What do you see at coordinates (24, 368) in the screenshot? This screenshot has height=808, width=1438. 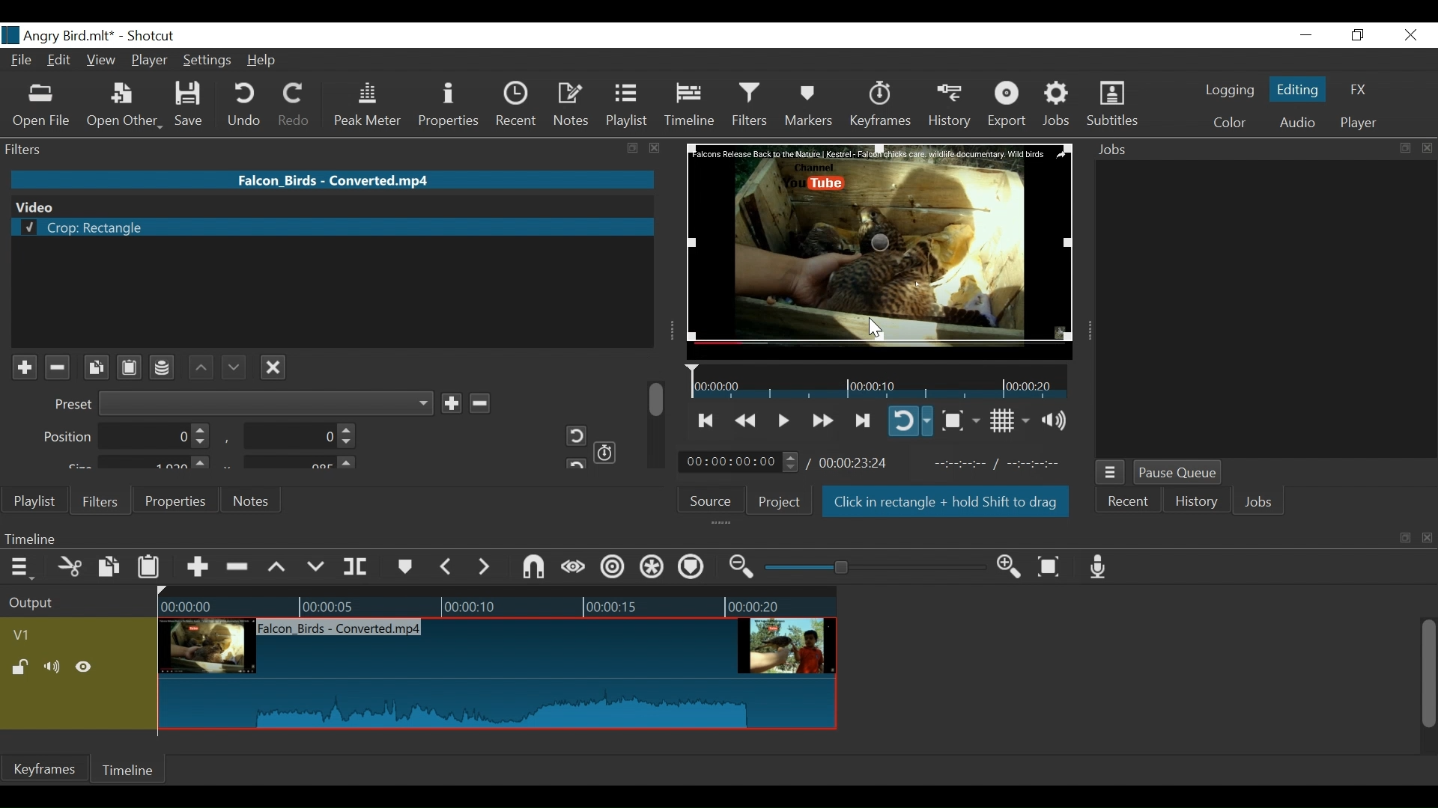 I see `Plus` at bounding box center [24, 368].